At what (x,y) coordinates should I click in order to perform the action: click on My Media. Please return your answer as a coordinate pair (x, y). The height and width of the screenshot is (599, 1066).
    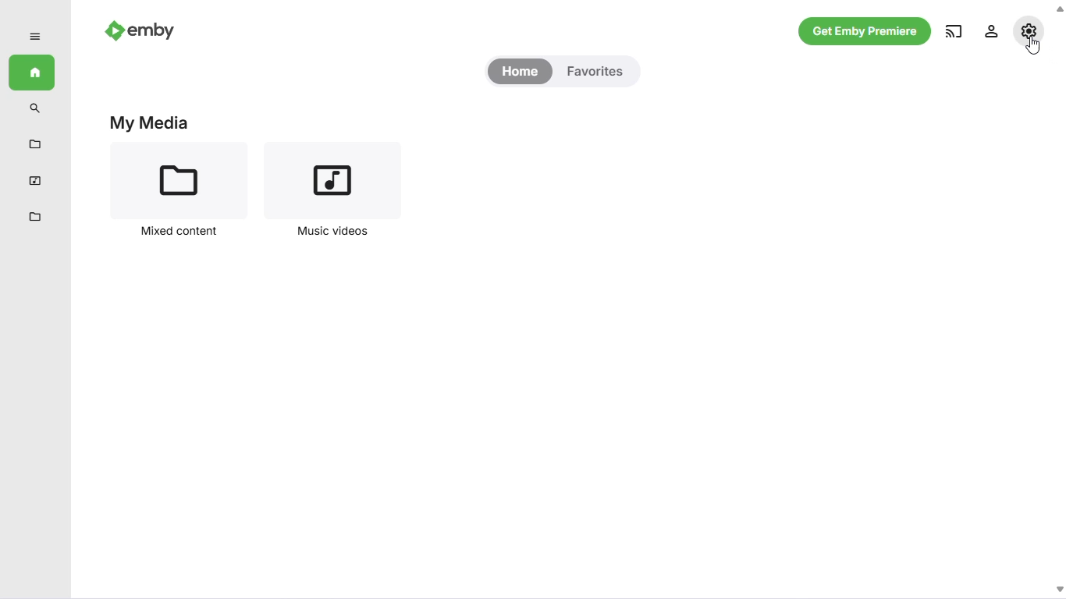
    Looking at the image, I should click on (148, 122).